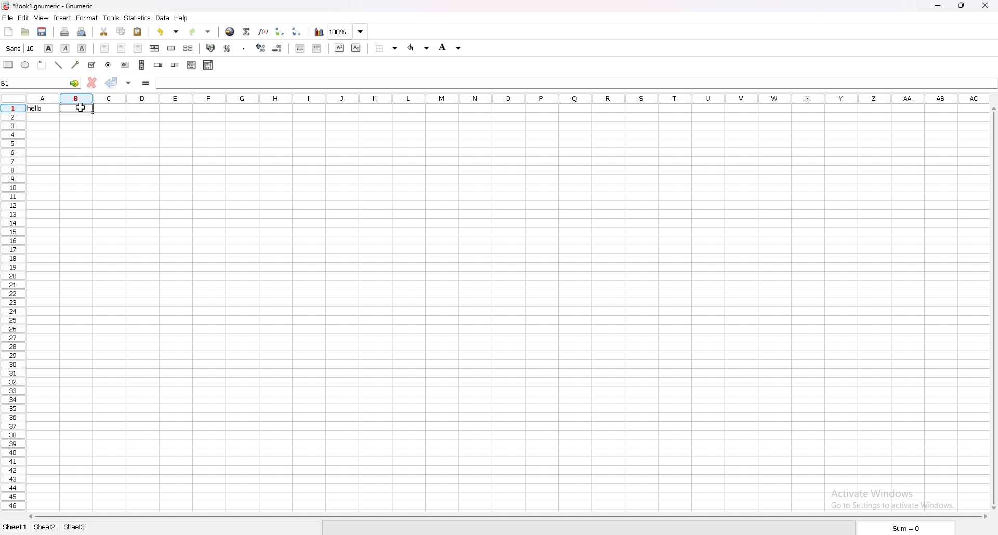 The width and height of the screenshot is (998, 535). What do you see at coordinates (162, 18) in the screenshot?
I see `data` at bounding box center [162, 18].